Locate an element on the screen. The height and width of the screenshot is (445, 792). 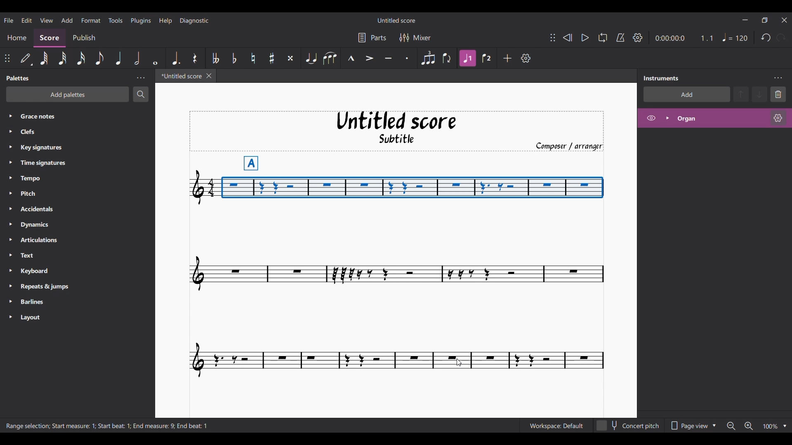
Panel title is located at coordinates (663, 78).